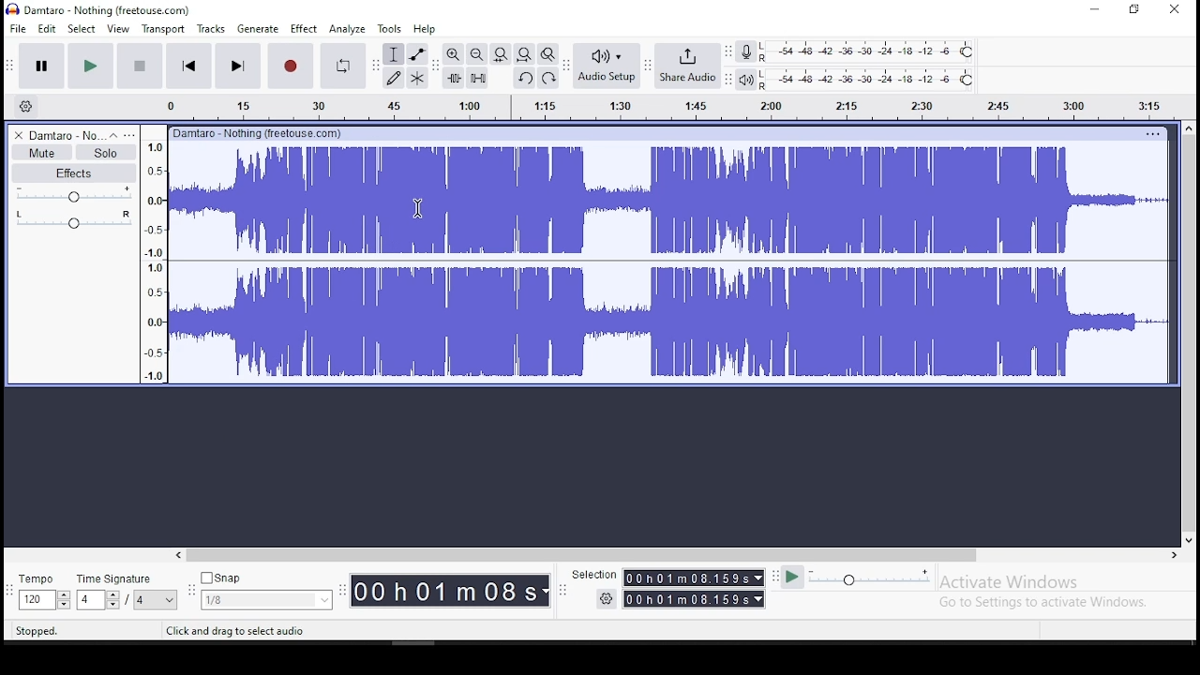  I want to click on effects, so click(73, 172).